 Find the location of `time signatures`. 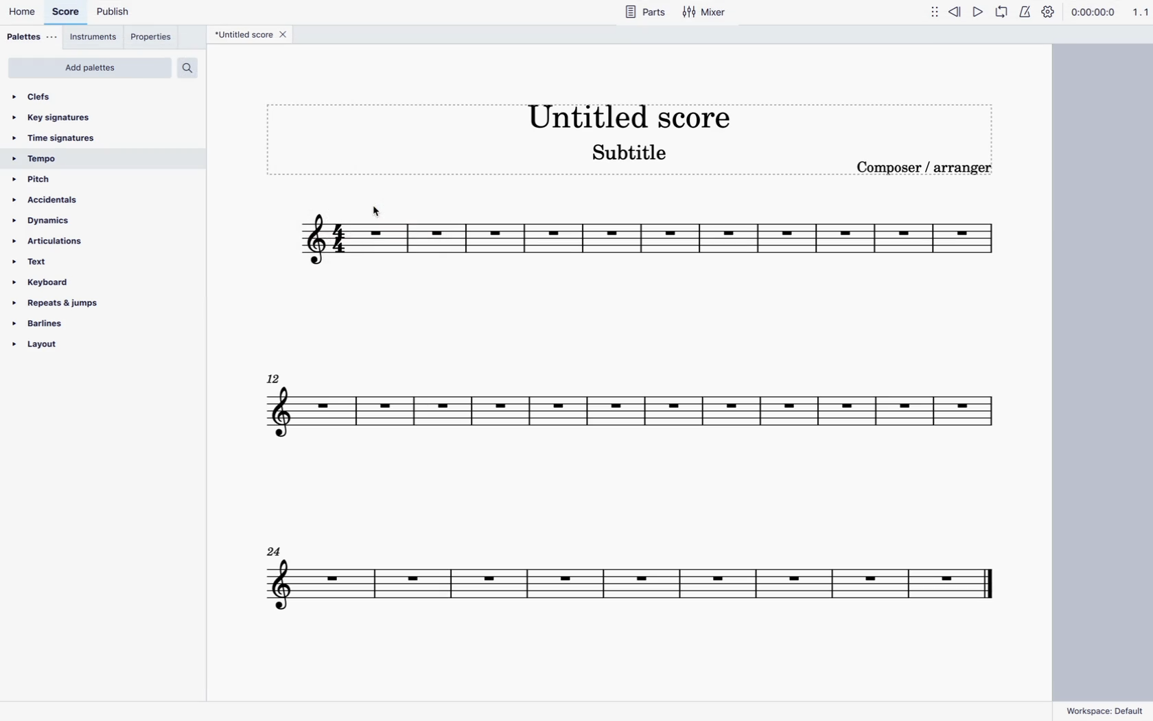

time signatures is located at coordinates (62, 139).